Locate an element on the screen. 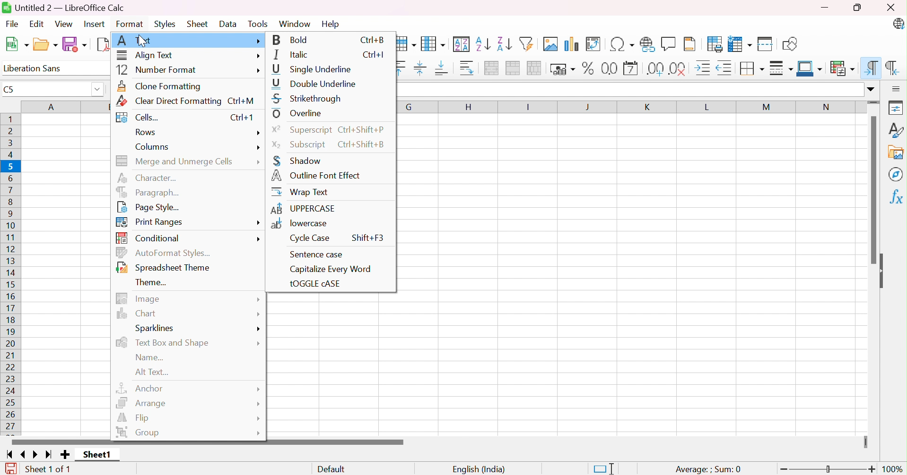  Shadow is located at coordinates (296, 161).